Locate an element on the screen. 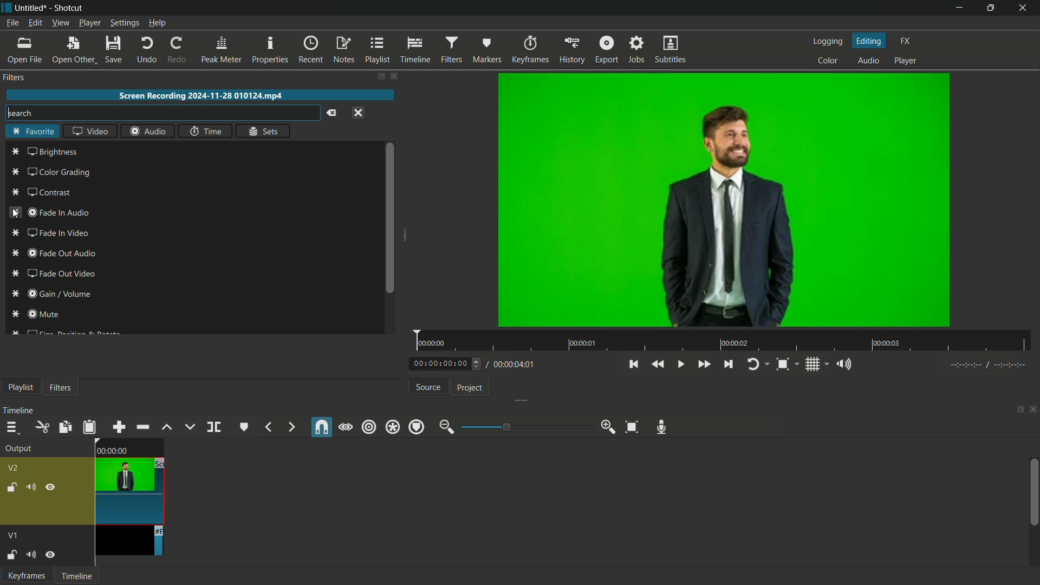 This screenshot has width=1040, height=585. skip to the next point is located at coordinates (727, 364).